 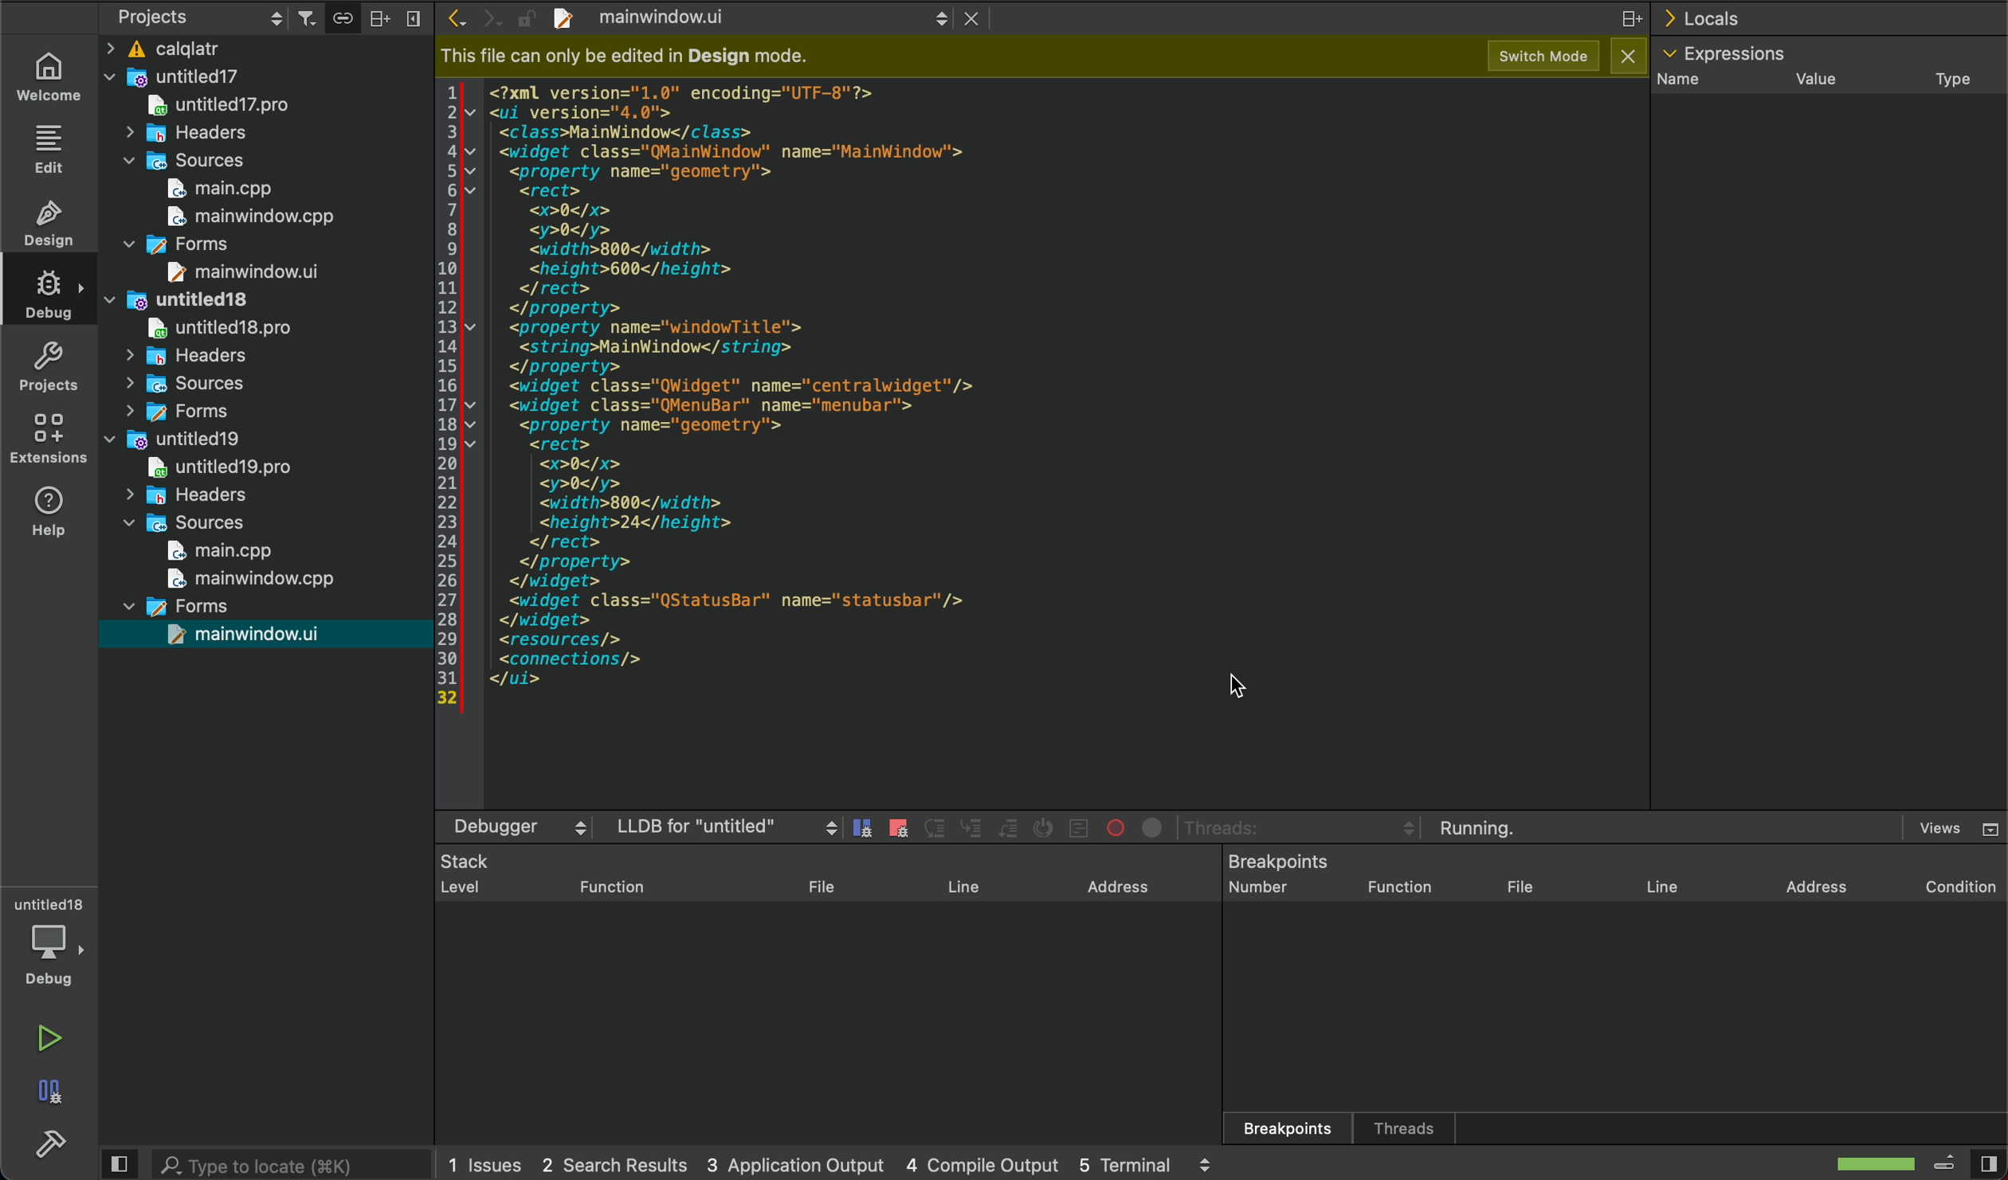 What do you see at coordinates (629, 56) in the screenshot?
I see `This file can only be edited in Design mode.` at bounding box center [629, 56].